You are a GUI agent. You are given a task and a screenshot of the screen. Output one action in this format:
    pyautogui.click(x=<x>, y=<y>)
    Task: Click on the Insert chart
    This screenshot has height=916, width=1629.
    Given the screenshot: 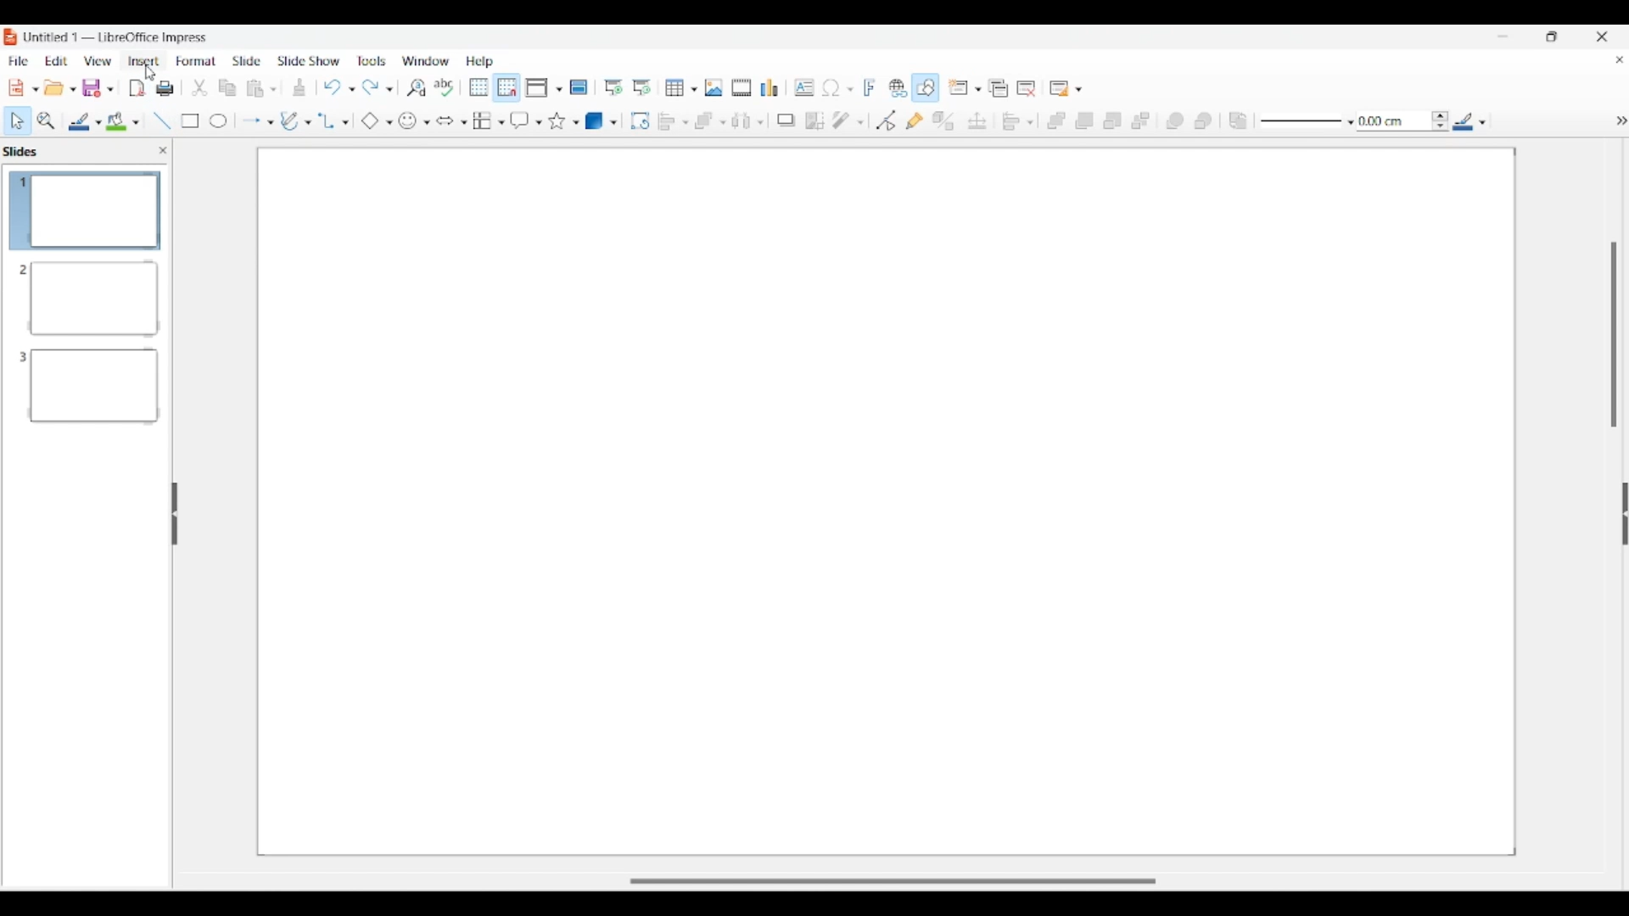 What is the action you would take?
    pyautogui.click(x=769, y=87)
    